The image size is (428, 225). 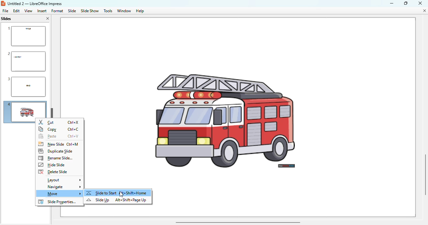 I want to click on format, so click(x=57, y=11).